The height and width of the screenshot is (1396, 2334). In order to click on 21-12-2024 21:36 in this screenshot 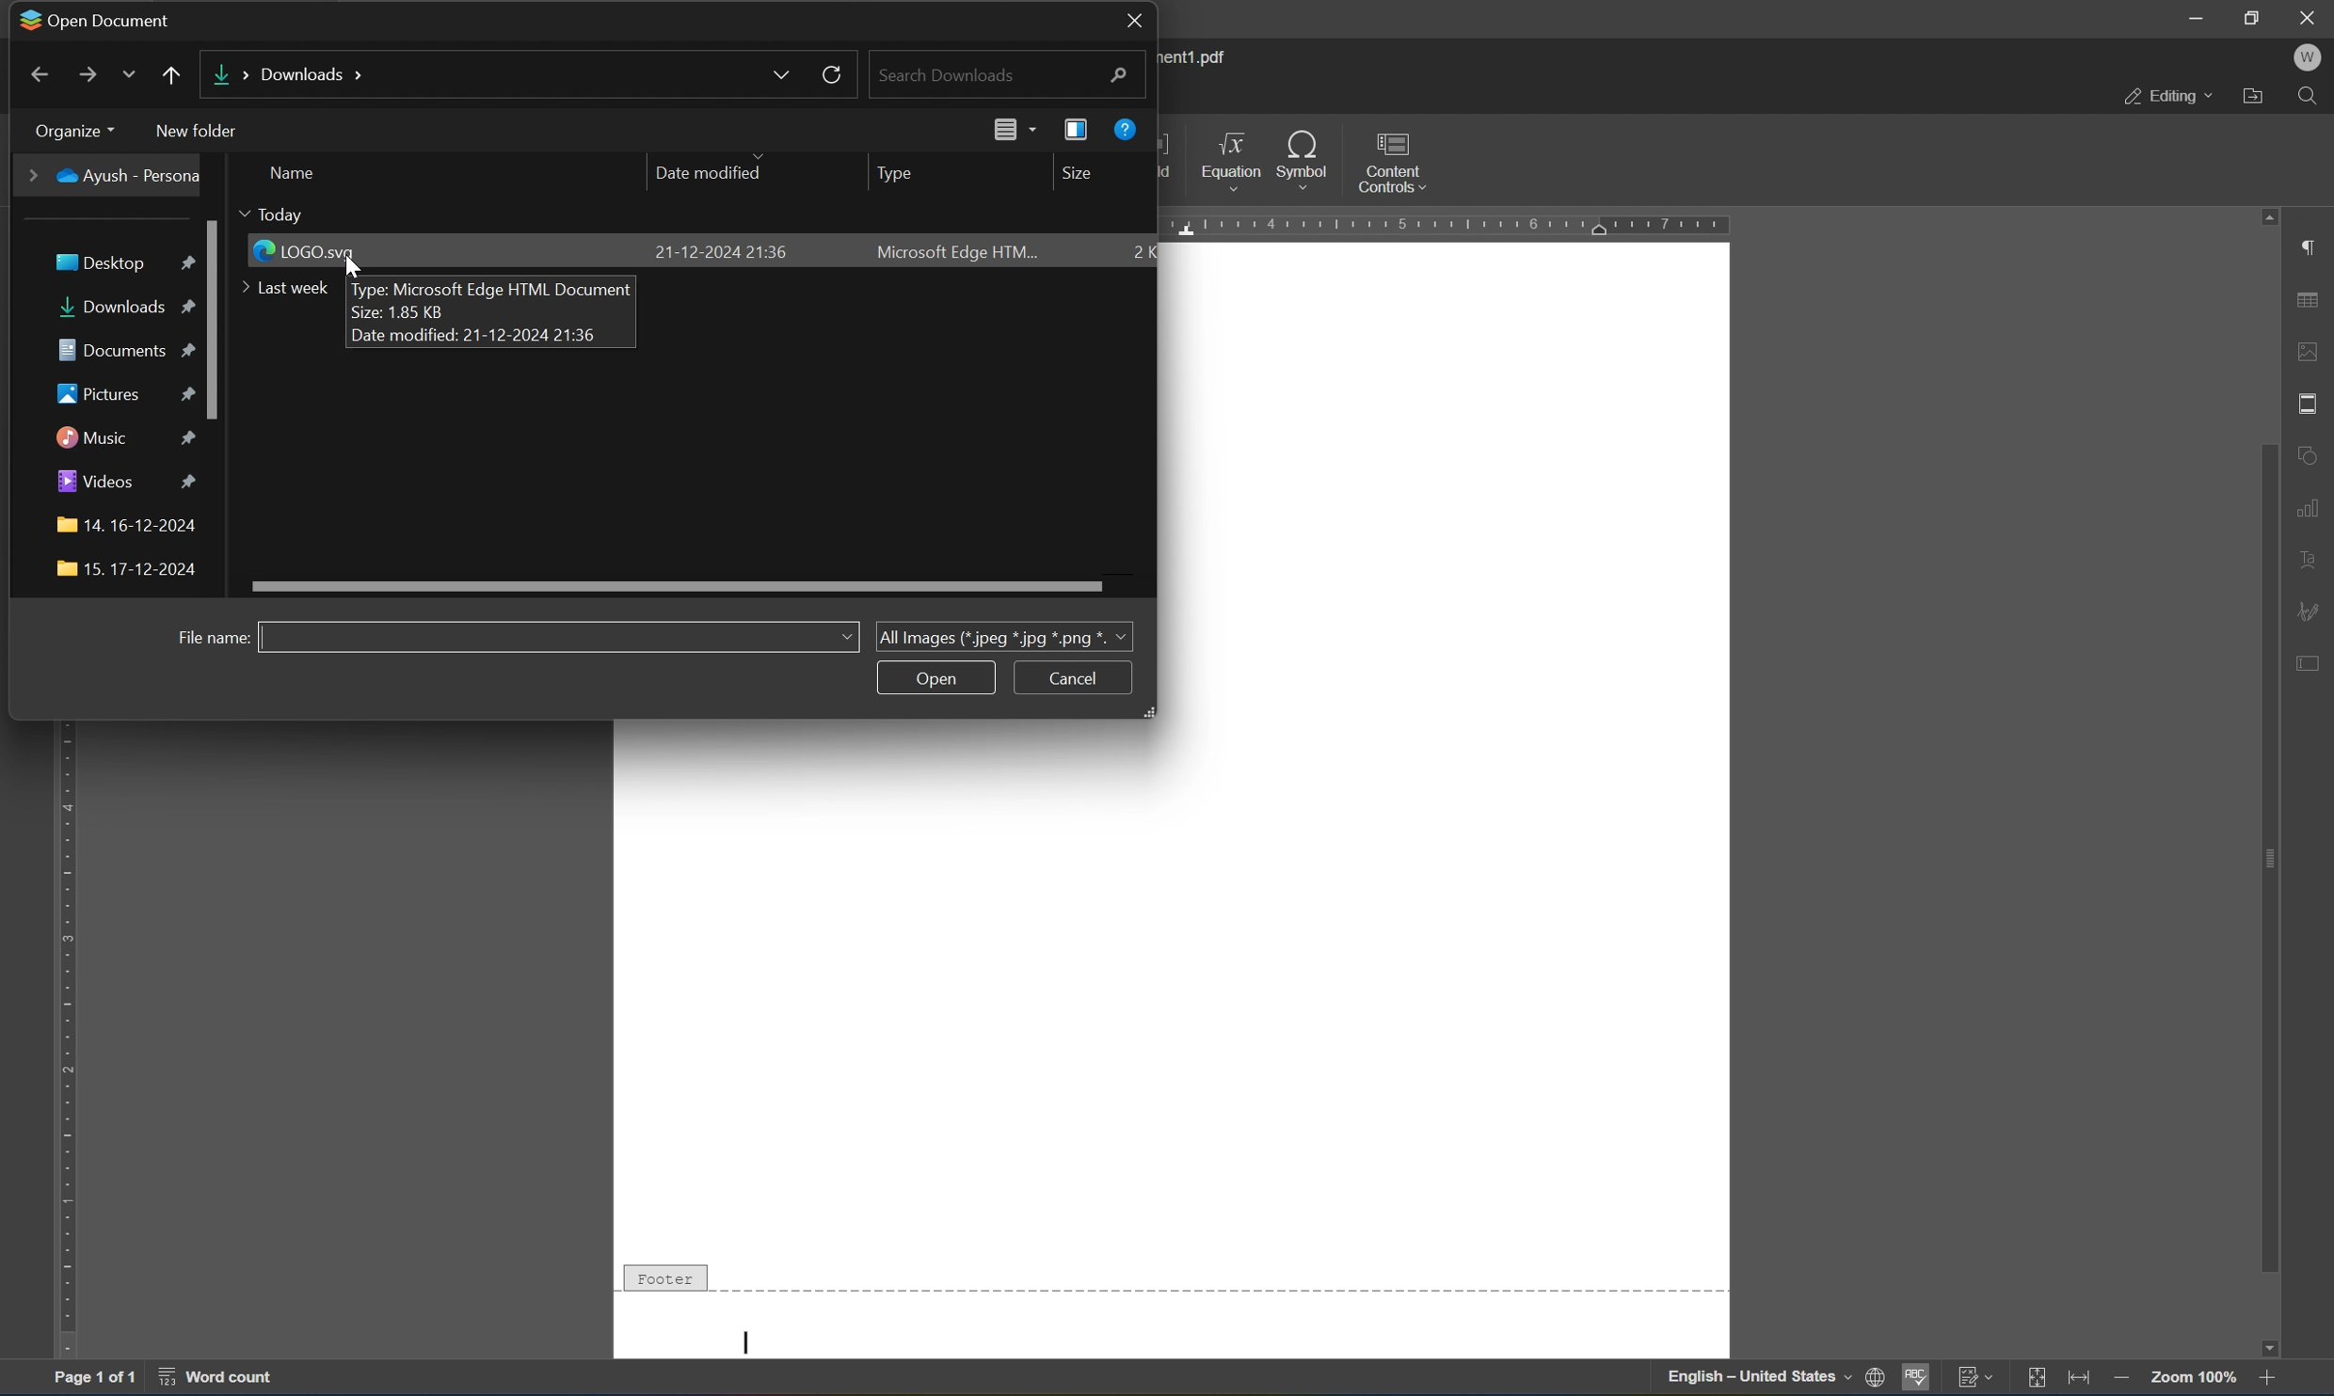, I will do `click(718, 248)`.